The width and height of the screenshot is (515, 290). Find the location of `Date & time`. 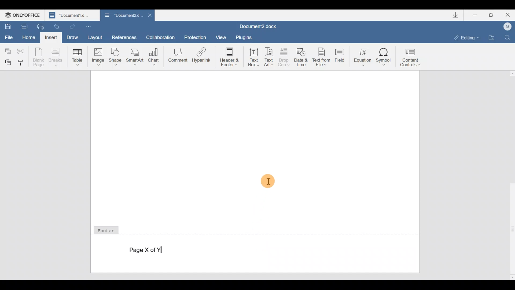

Date & time is located at coordinates (301, 56).